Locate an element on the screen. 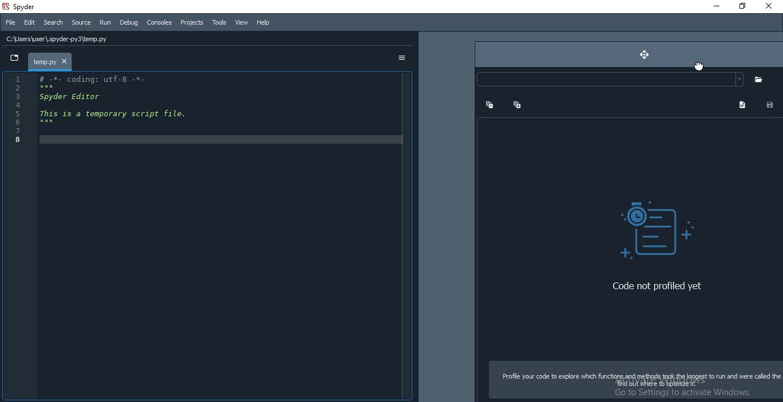  visual element is located at coordinates (653, 230).